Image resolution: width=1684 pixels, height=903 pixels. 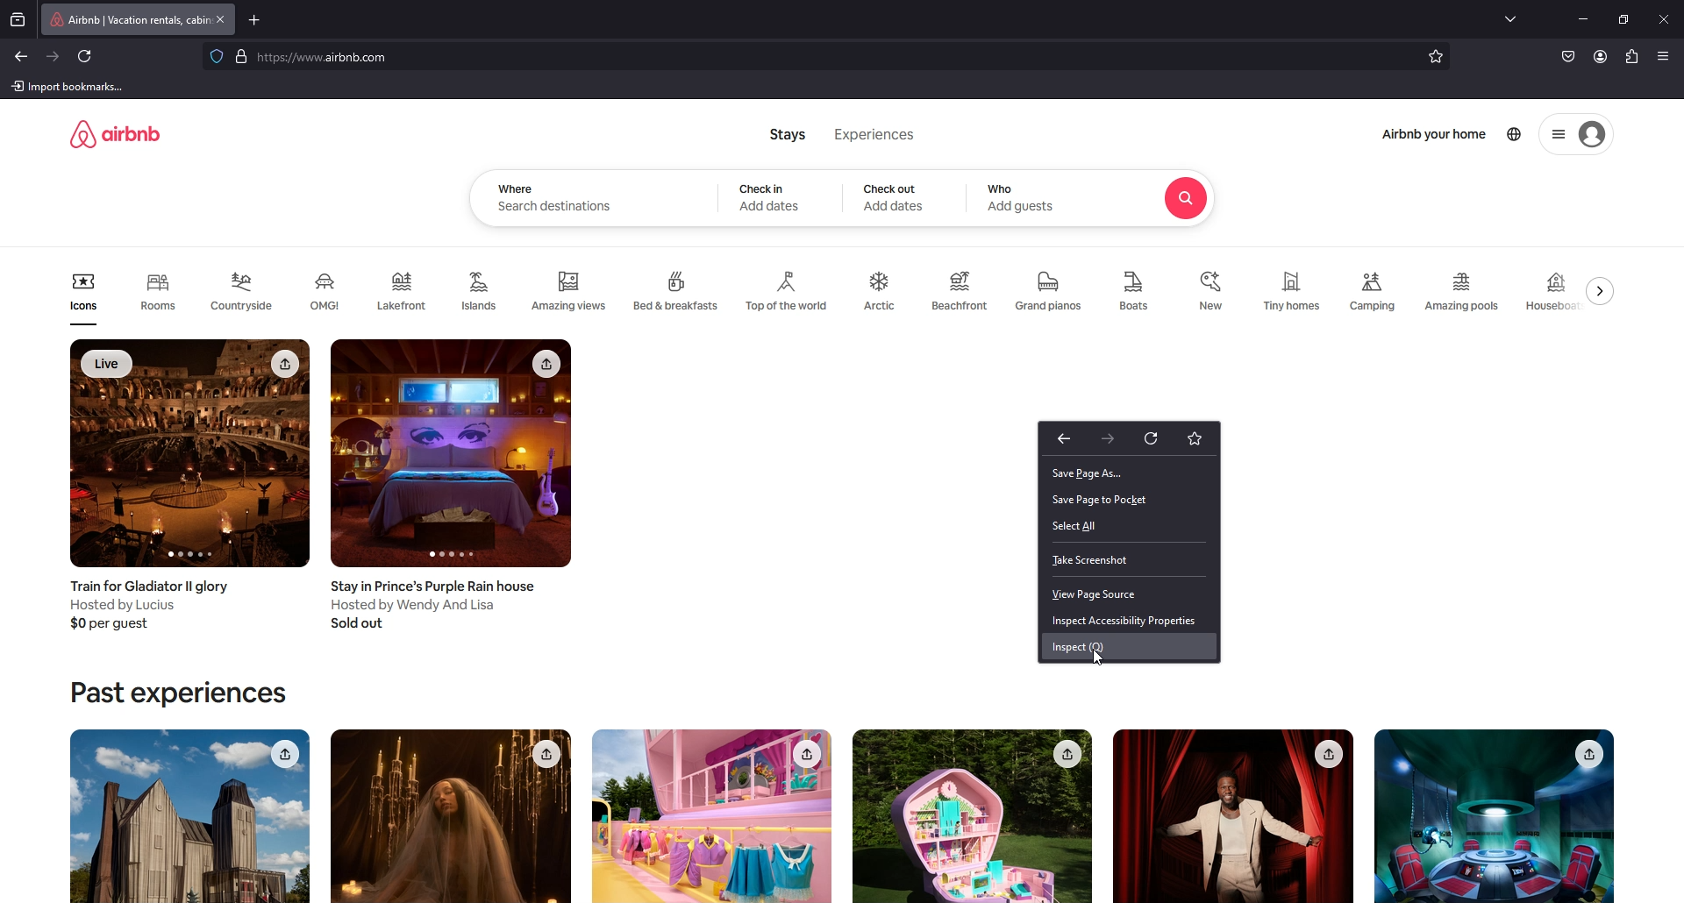 I want to click on Add DAtes, so click(x=772, y=206).